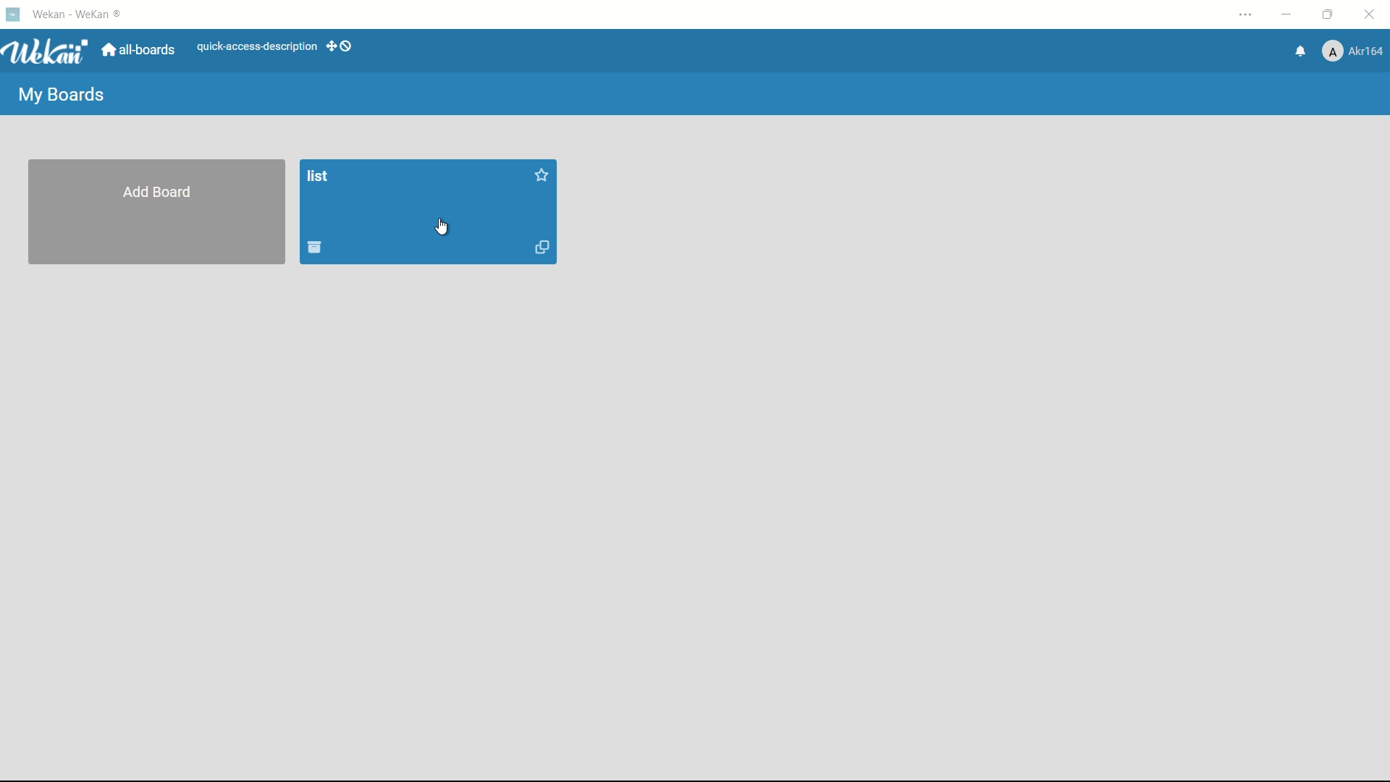  Describe the element at coordinates (442, 228) in the screenshot. I see `cursor` at that location.